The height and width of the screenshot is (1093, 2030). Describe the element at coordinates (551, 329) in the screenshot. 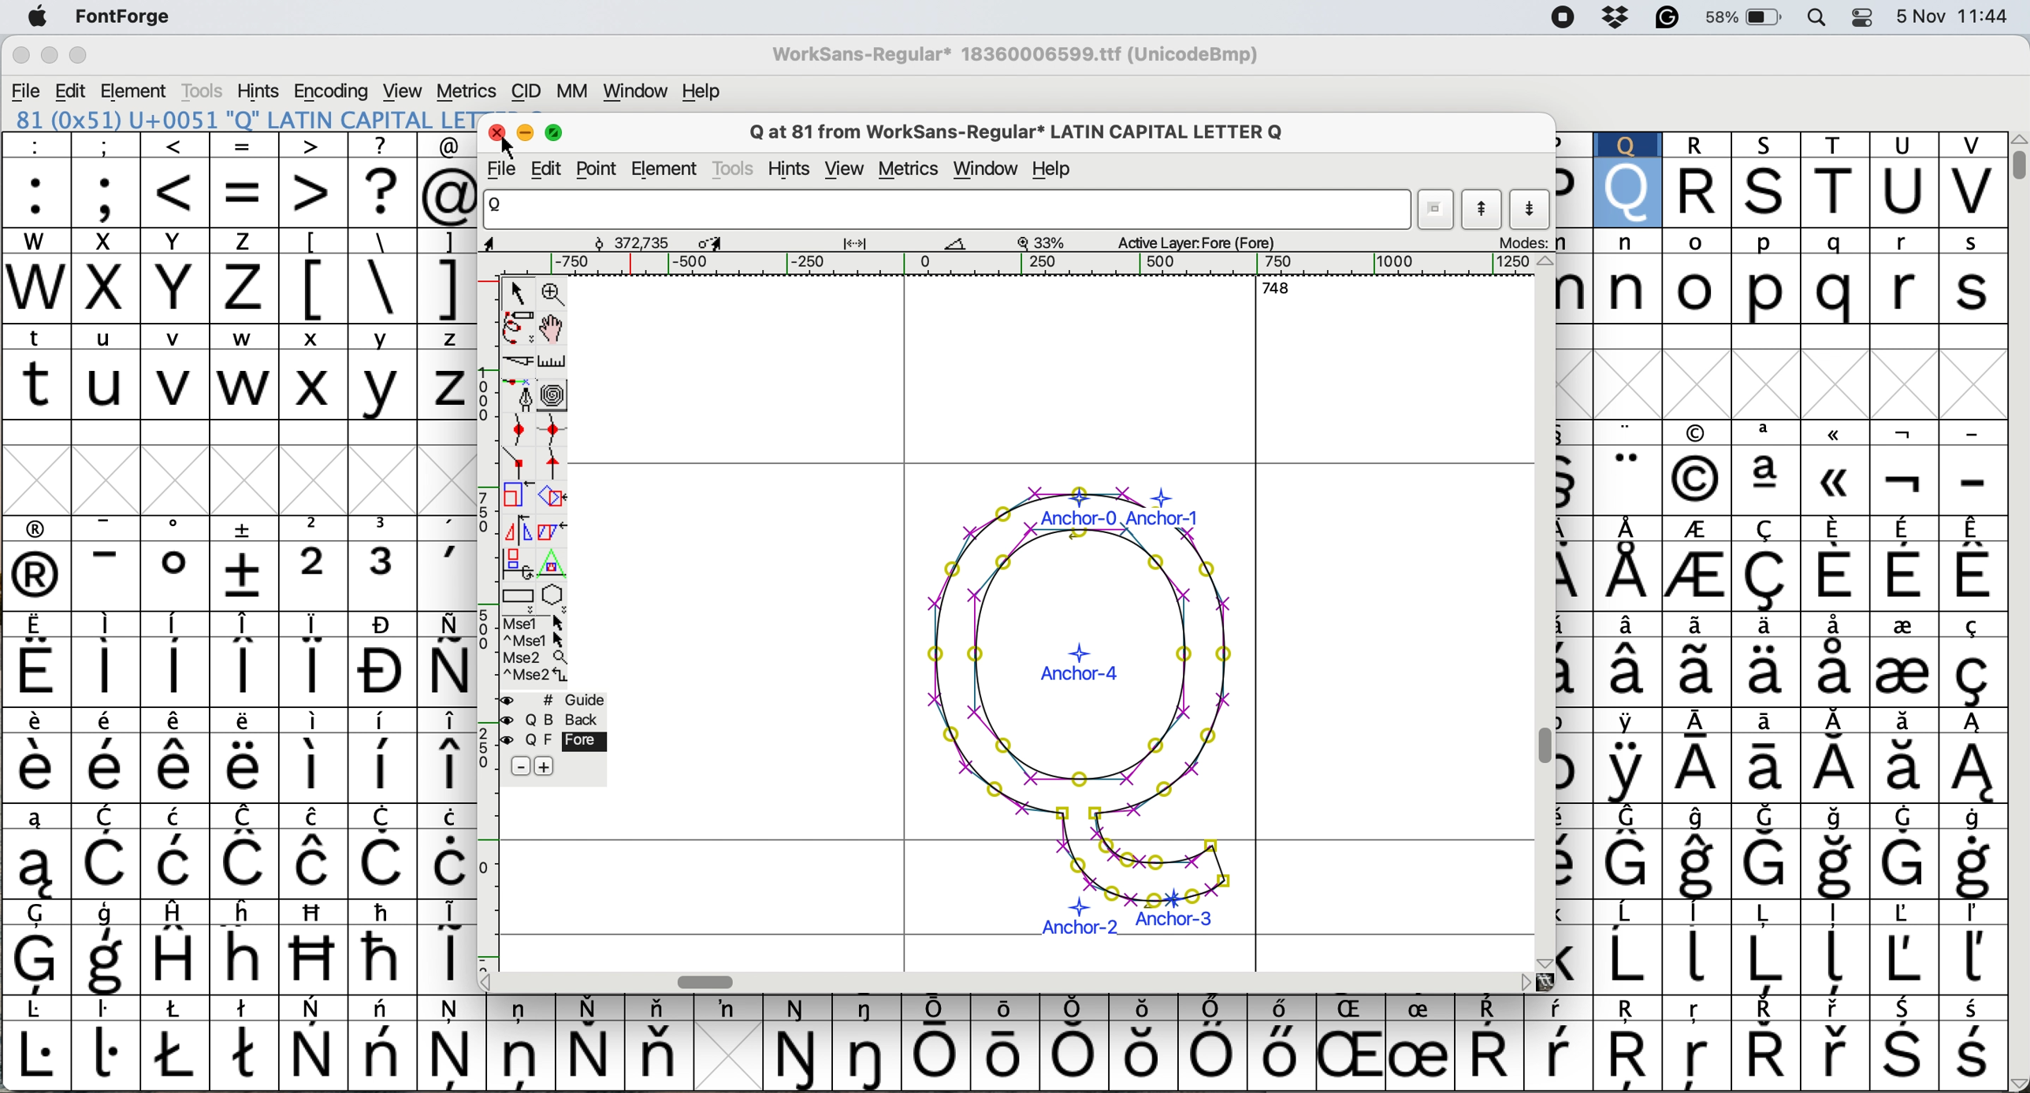

I see `scroll by hand` at that location.